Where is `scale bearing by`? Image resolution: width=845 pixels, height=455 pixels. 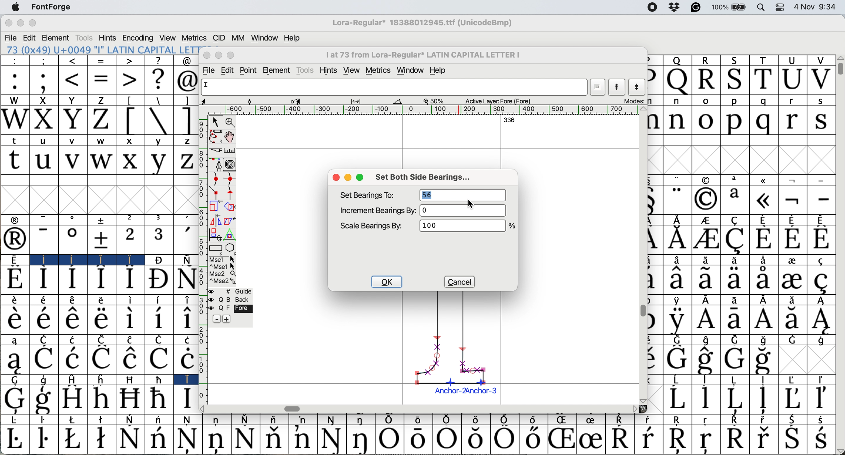
scale bearing by is located at coordinates (373, 226).